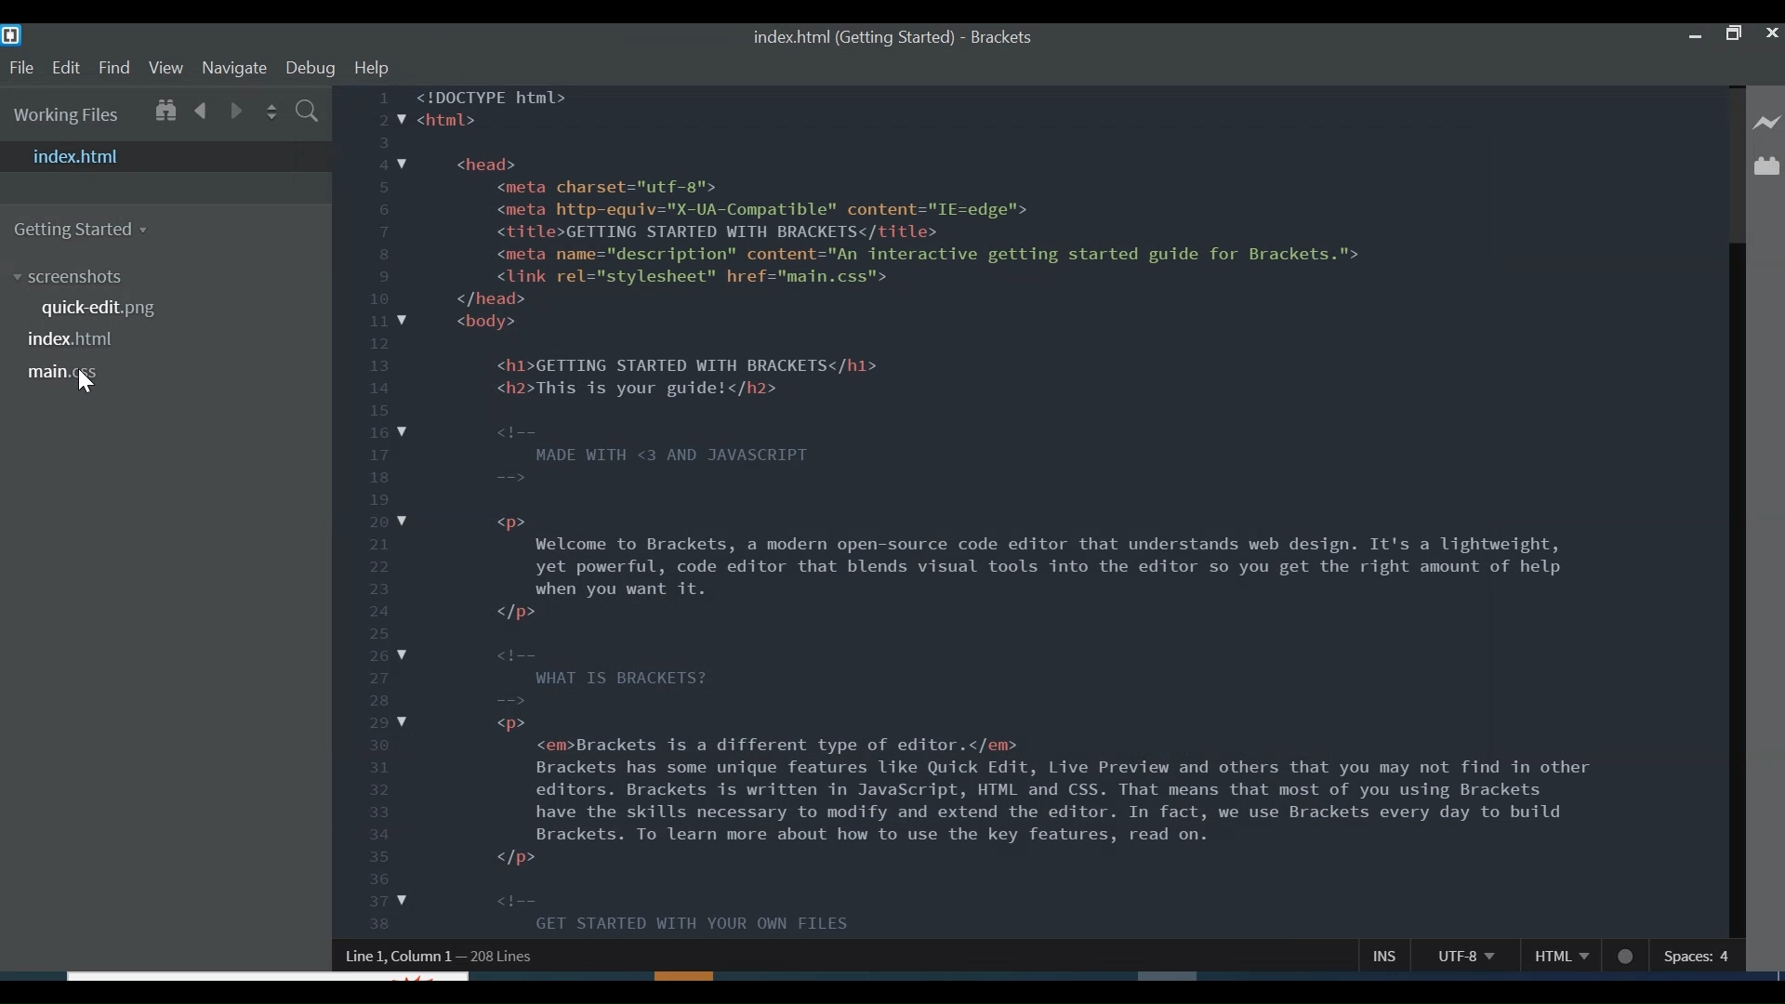  Describe the element at coordinates (114, 68) in the screenshot. I see `Find` at that location.